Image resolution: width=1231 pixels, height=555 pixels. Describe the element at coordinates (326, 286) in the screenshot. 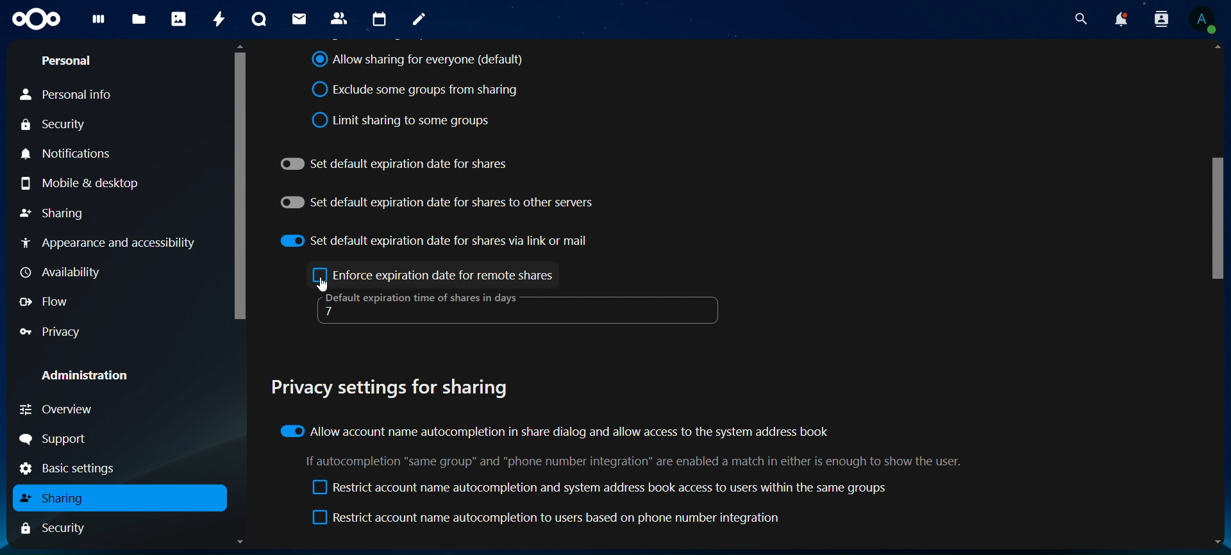

I see `Cursor` at that location.